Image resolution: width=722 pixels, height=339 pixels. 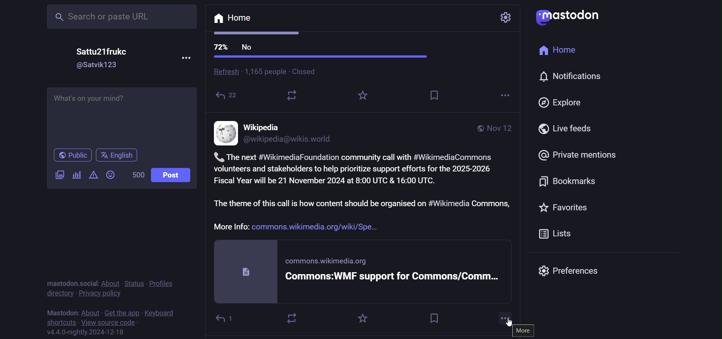 What do you see at coordinates (246, 271) in the screenshot?
I see `document logo` at bounding box center [246, 271].